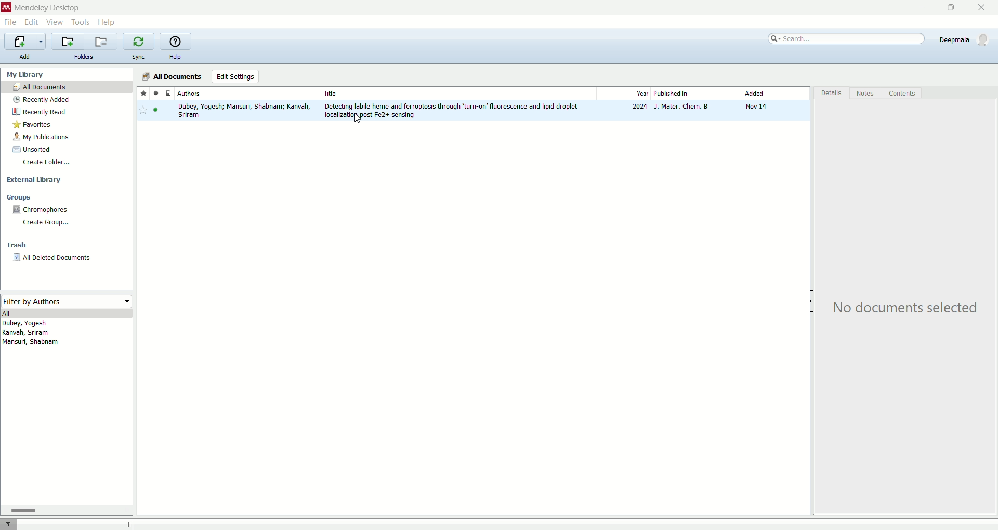  What do you see at coordinates (68, 302) in the screenshot?
I see `filter by authors` at bounding box center [68, 302].